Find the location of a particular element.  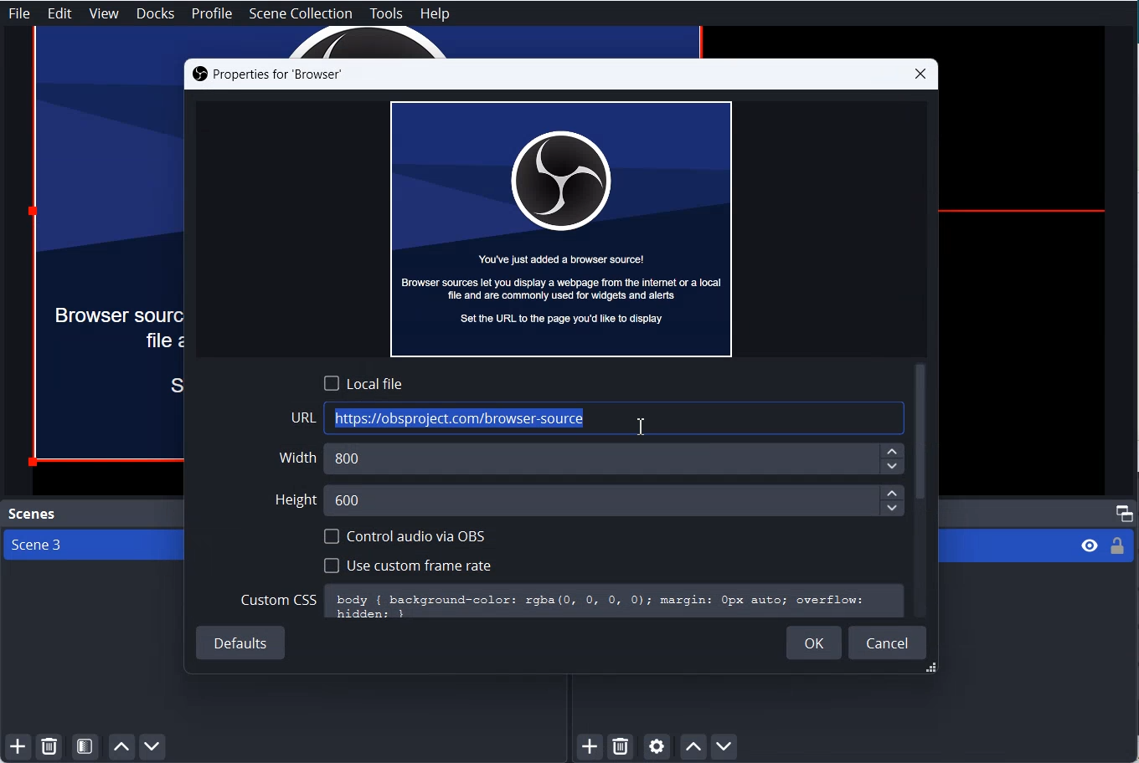

Vertical scroll bar is located at coordinates (921, 433).